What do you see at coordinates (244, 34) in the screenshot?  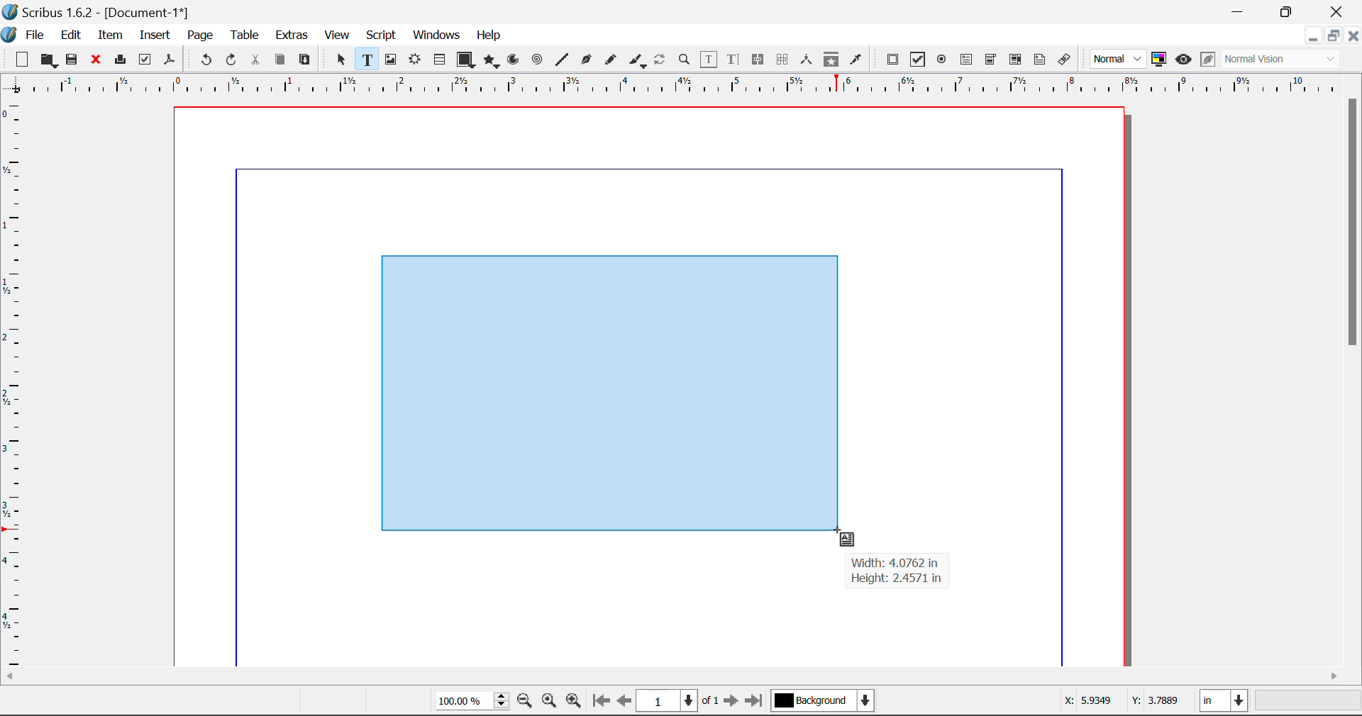 I see `Table` at bounding box center [244, 34].